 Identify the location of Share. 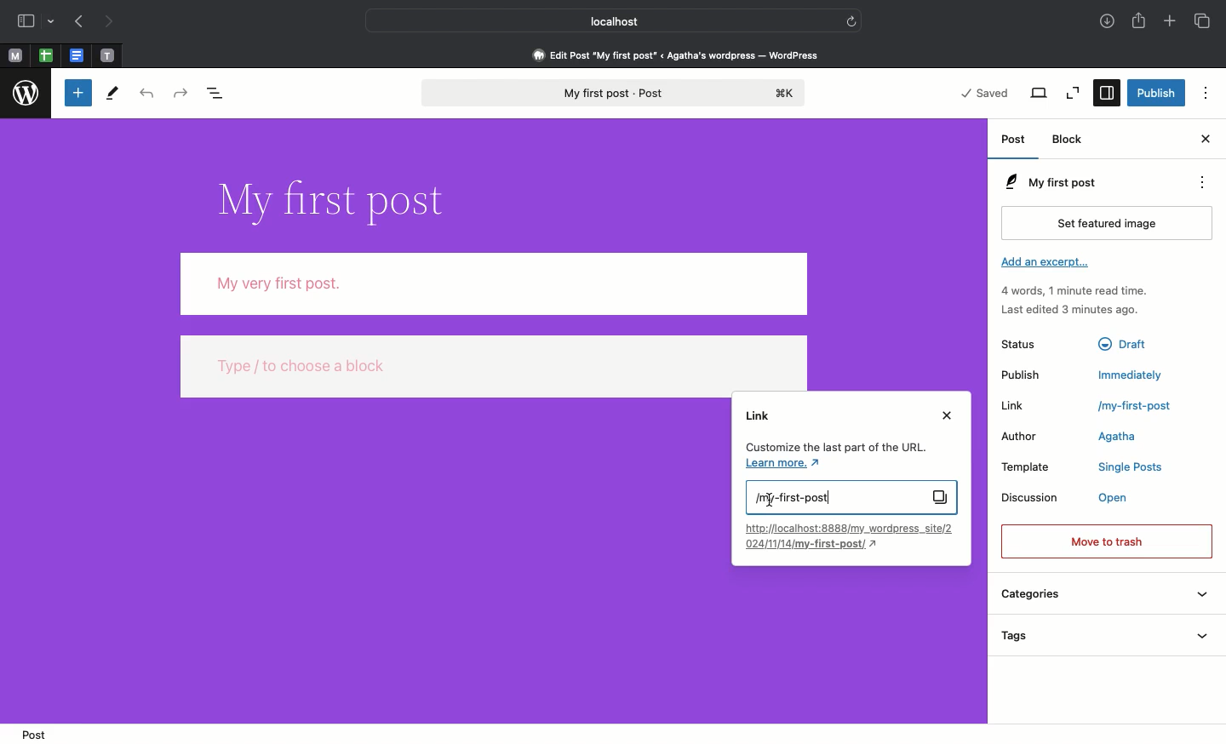
(1140, 22).